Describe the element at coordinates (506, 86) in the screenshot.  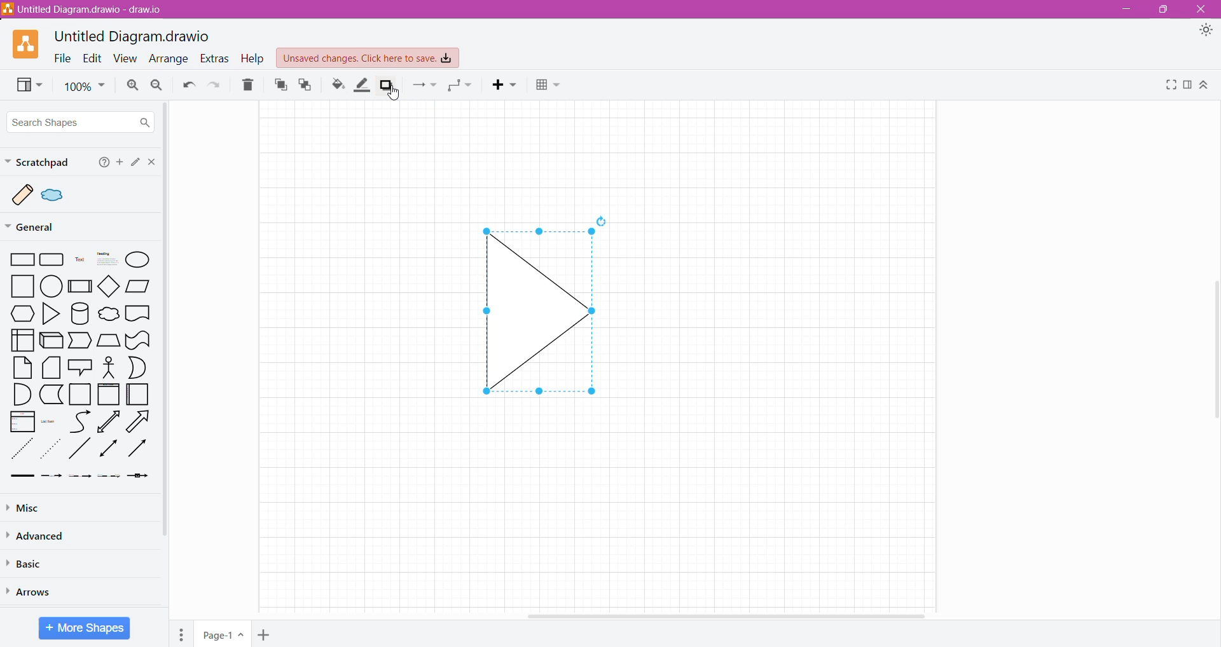
I see `Insert` at that location.